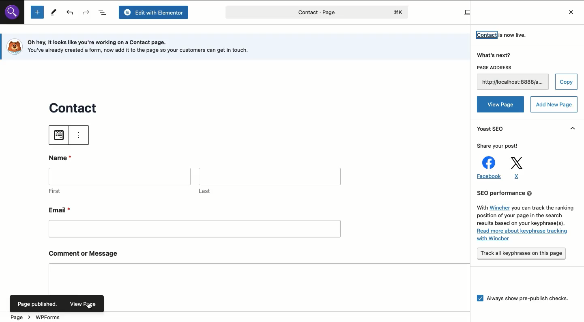  I want to click on cursor, so click(90, 306).